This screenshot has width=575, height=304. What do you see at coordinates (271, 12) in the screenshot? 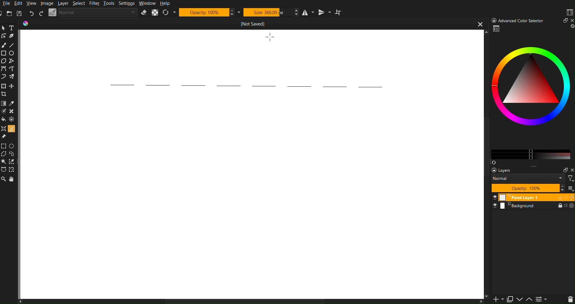
I see `Size` at bounding box center [271, 12].